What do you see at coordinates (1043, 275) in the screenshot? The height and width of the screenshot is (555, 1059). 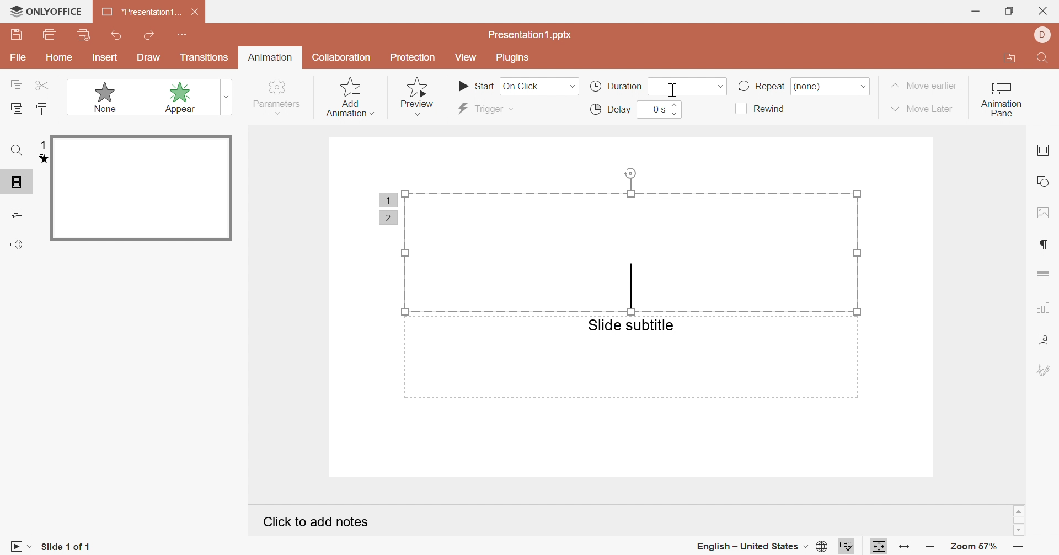 I see `table settings` at bounding box center [1043, 275].